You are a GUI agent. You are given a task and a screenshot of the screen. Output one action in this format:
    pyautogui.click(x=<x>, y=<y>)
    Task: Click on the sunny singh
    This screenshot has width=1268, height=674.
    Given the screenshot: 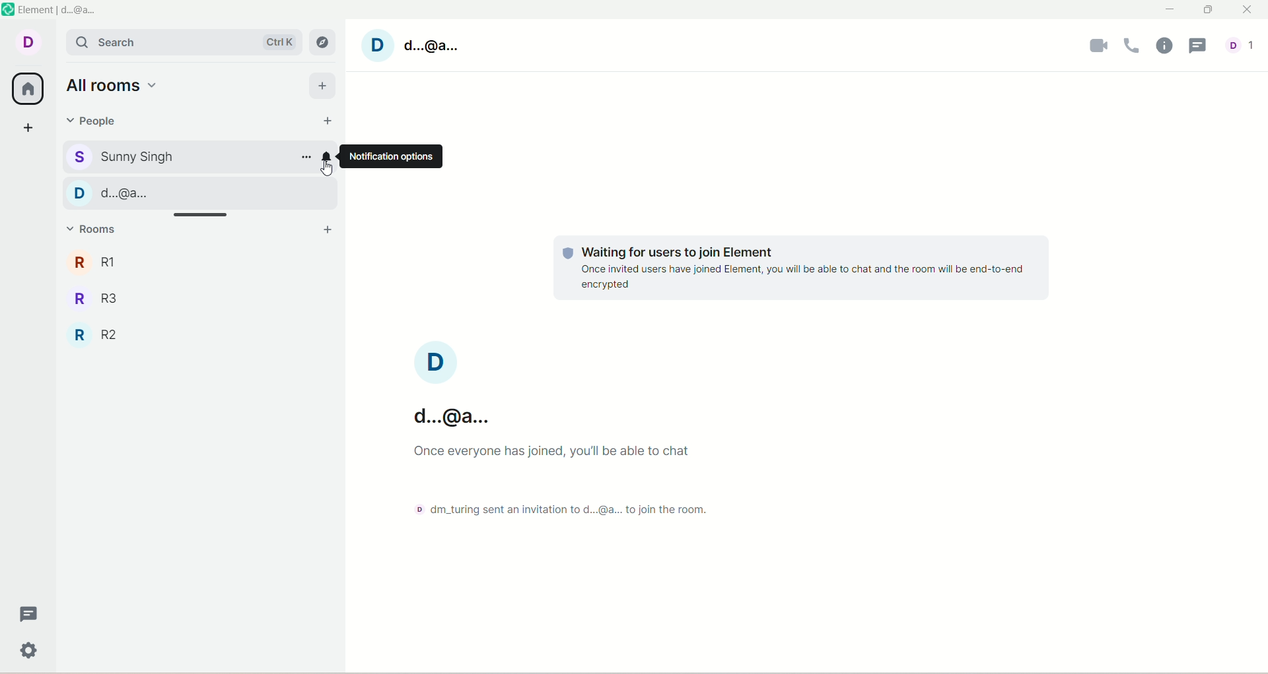 What is the action you would take?
    pyautogui.click(x=179, y=156)
    